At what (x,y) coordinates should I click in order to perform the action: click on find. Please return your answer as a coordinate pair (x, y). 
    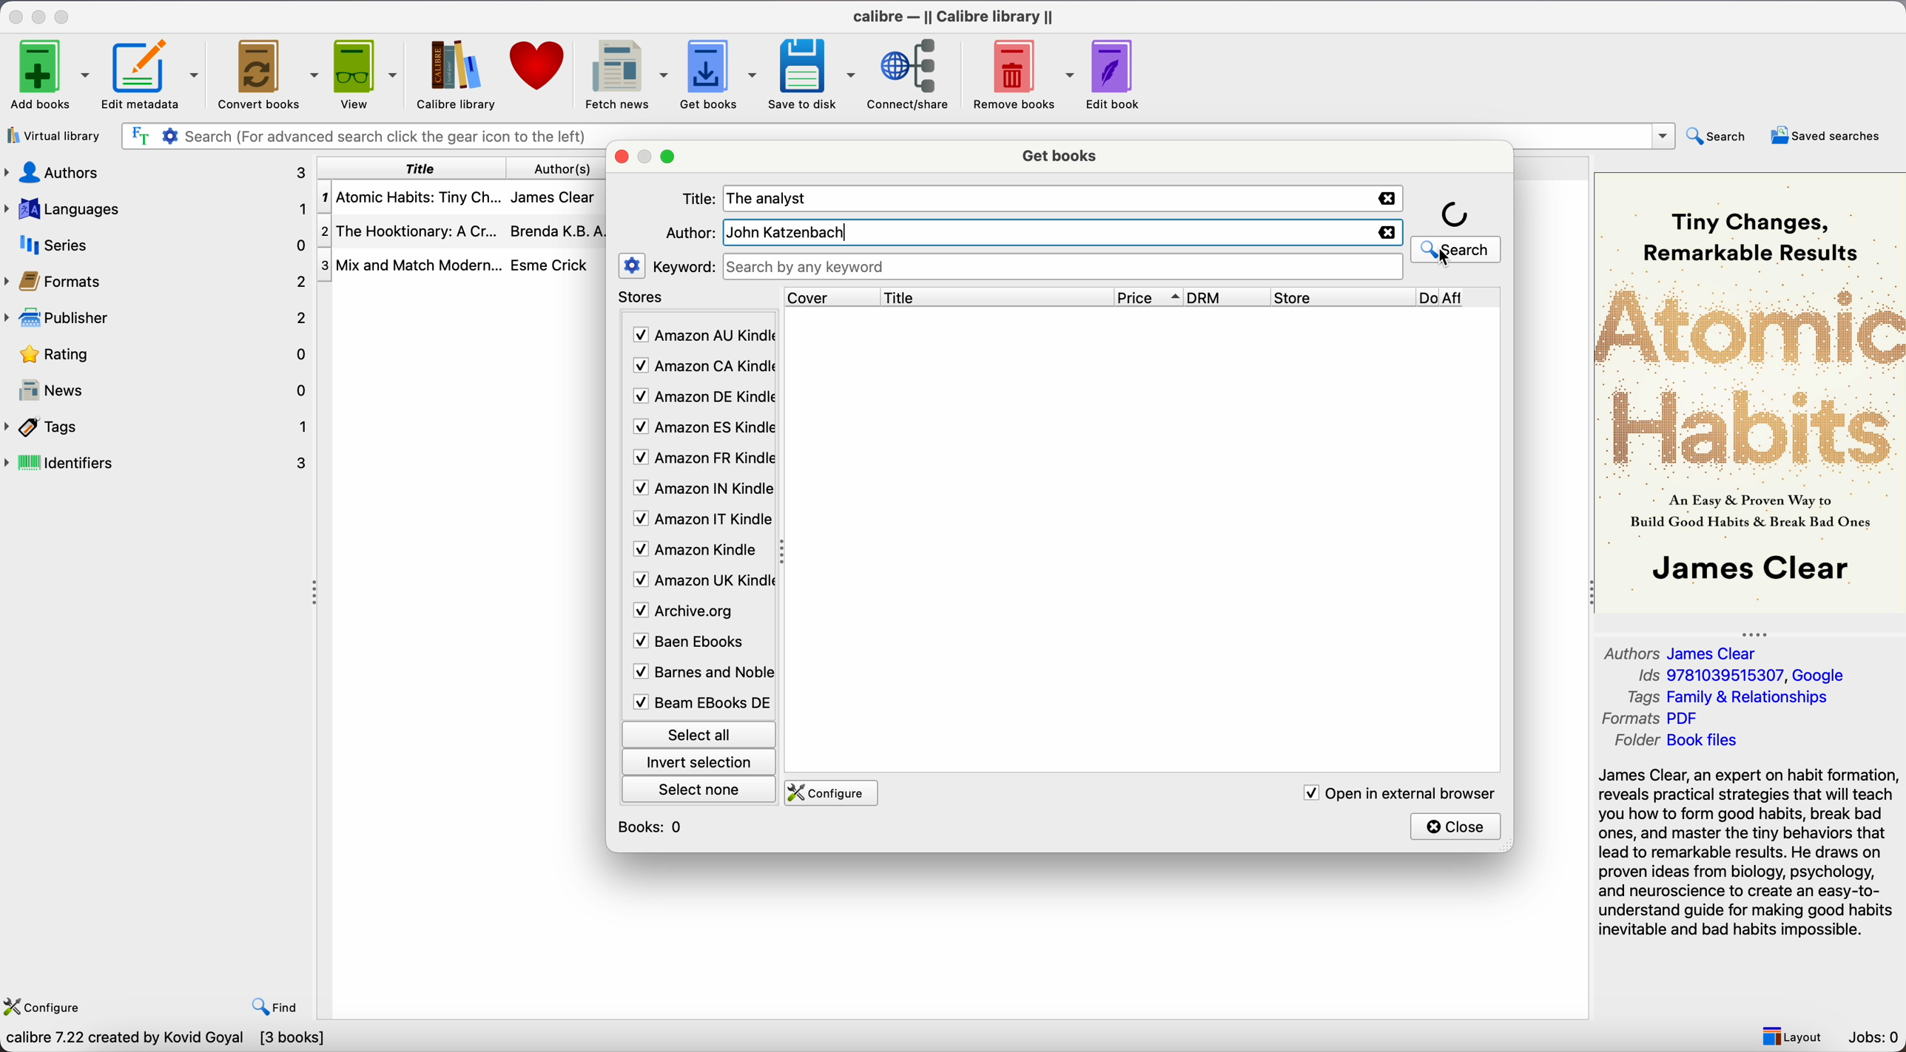
    Looking at the image, I should click on (279, 1008).